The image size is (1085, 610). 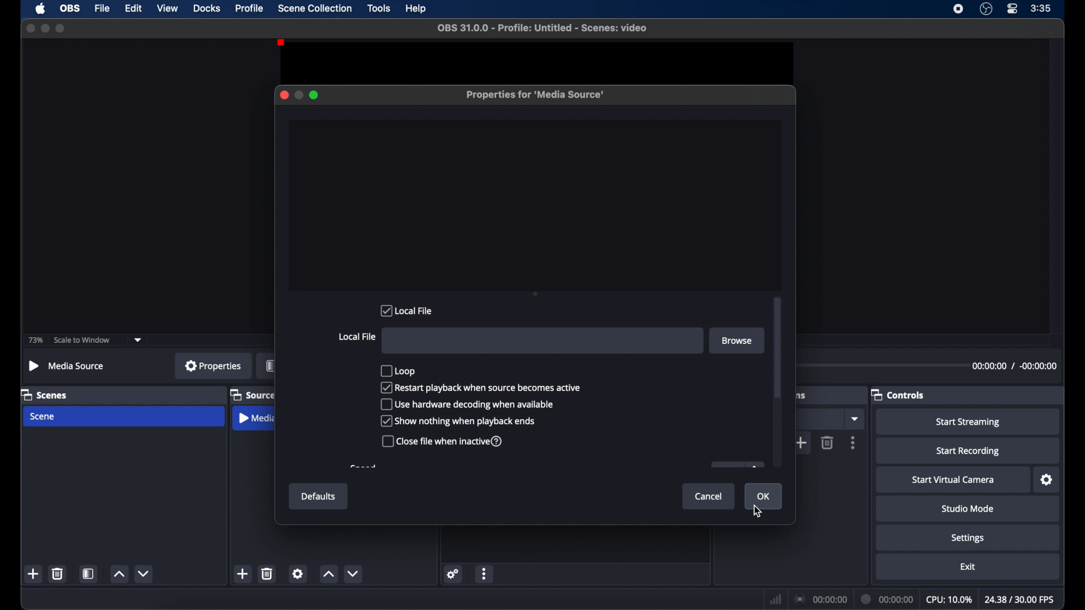 I want to click on loop, so click(x=396, y=371).